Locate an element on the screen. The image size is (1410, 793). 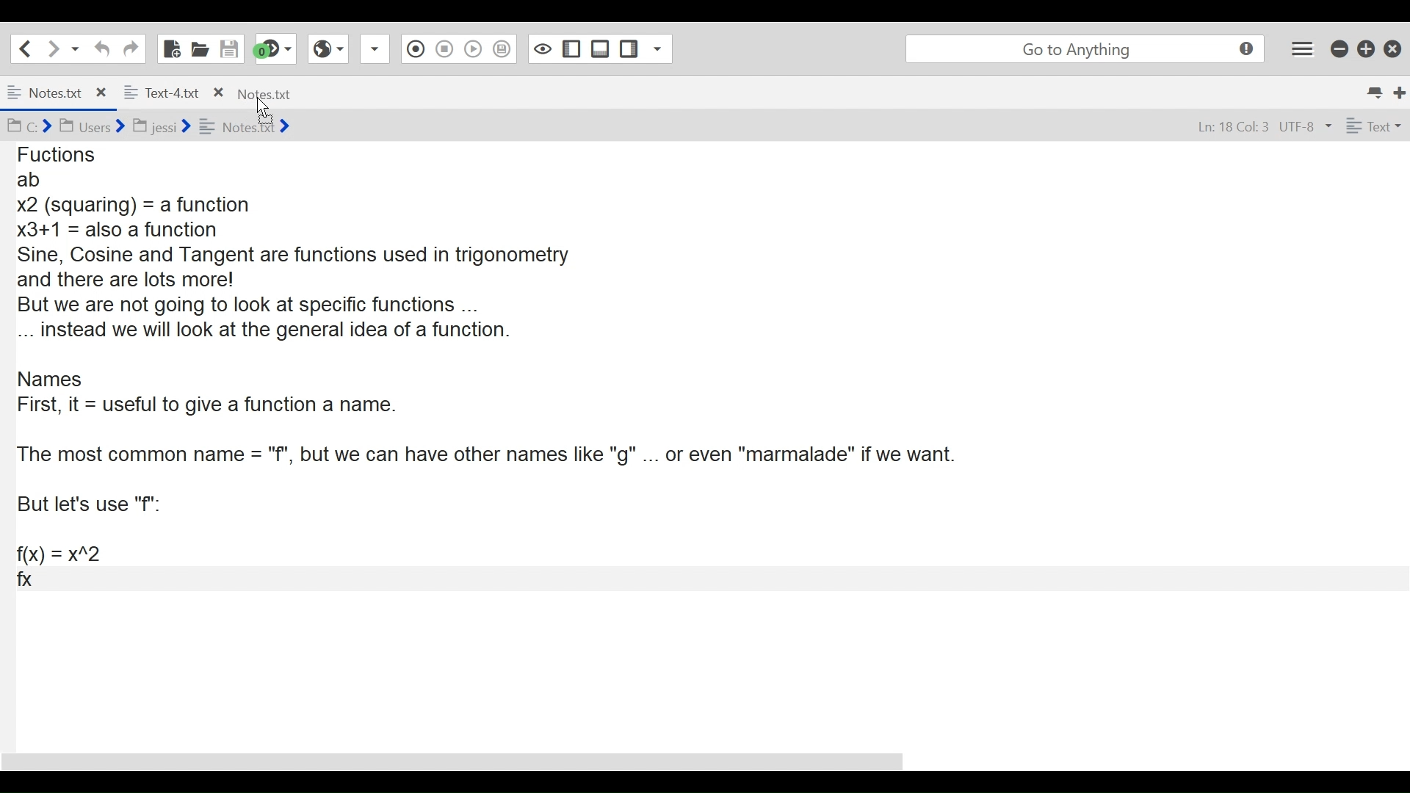
Save is located at coordinates (230, 48).